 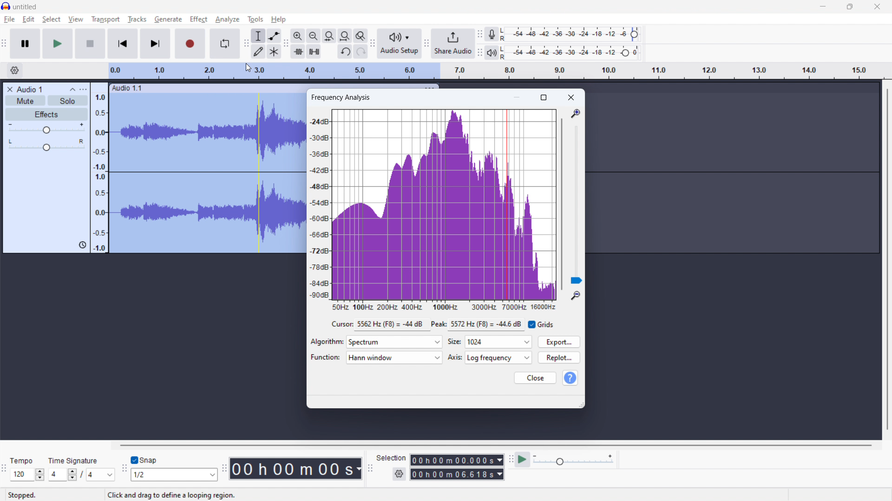 I want to click on size, so click(x=498, y=342).